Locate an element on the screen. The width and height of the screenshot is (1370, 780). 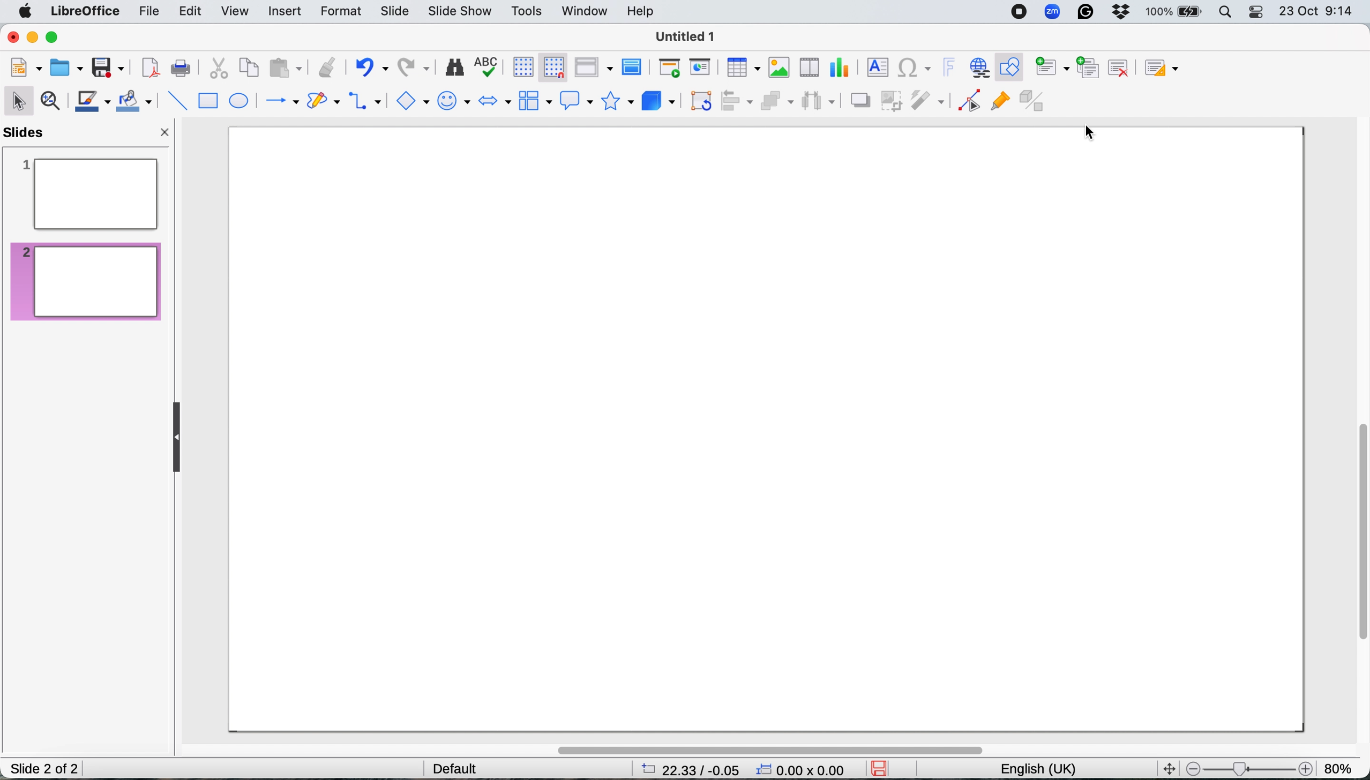
file name is located at coordinates (687, 36).